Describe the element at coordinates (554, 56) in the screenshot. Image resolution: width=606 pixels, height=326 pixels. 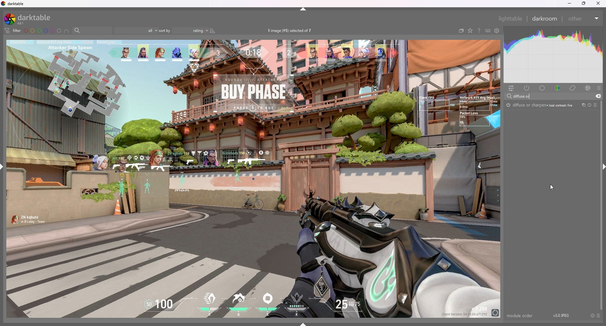
I see `heat graph` at that location.